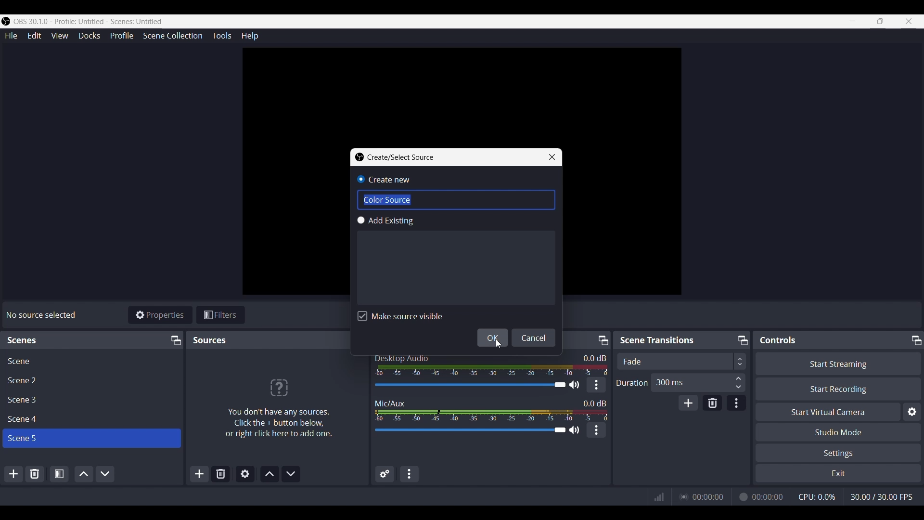 This screenshot has width=924, height=520. Describe the element at coordinates (105, 474) in the screenshot. I see `Move Scene Down` at that location.